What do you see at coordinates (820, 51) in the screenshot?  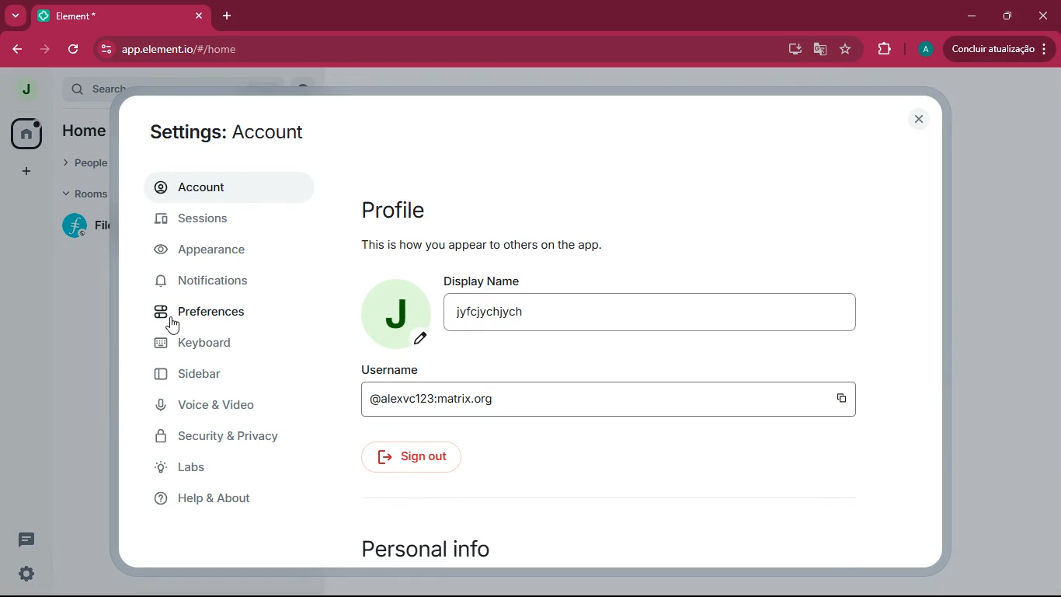 I see `google translate` at bounding box center [820, 51].